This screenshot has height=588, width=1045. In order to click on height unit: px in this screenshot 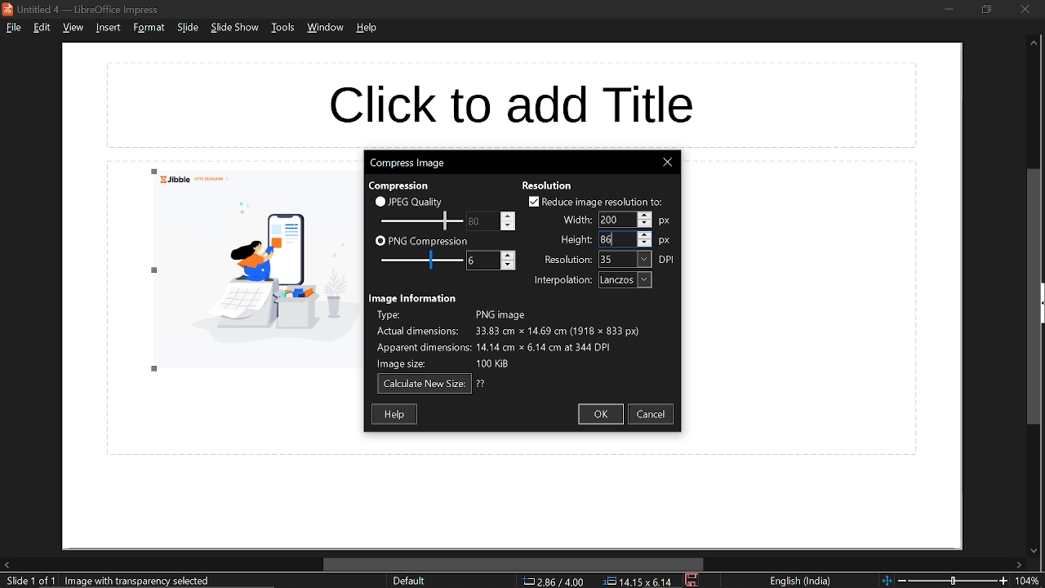, I will do `click(665, 242)`.